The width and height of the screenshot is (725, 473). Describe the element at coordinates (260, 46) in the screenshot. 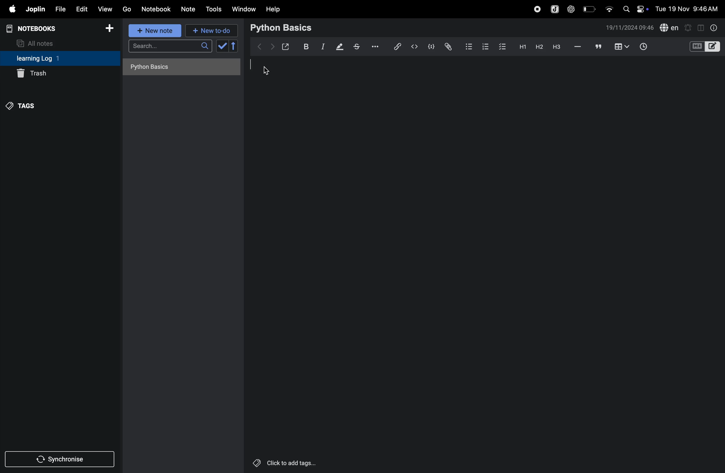

I see `backward` at that location.